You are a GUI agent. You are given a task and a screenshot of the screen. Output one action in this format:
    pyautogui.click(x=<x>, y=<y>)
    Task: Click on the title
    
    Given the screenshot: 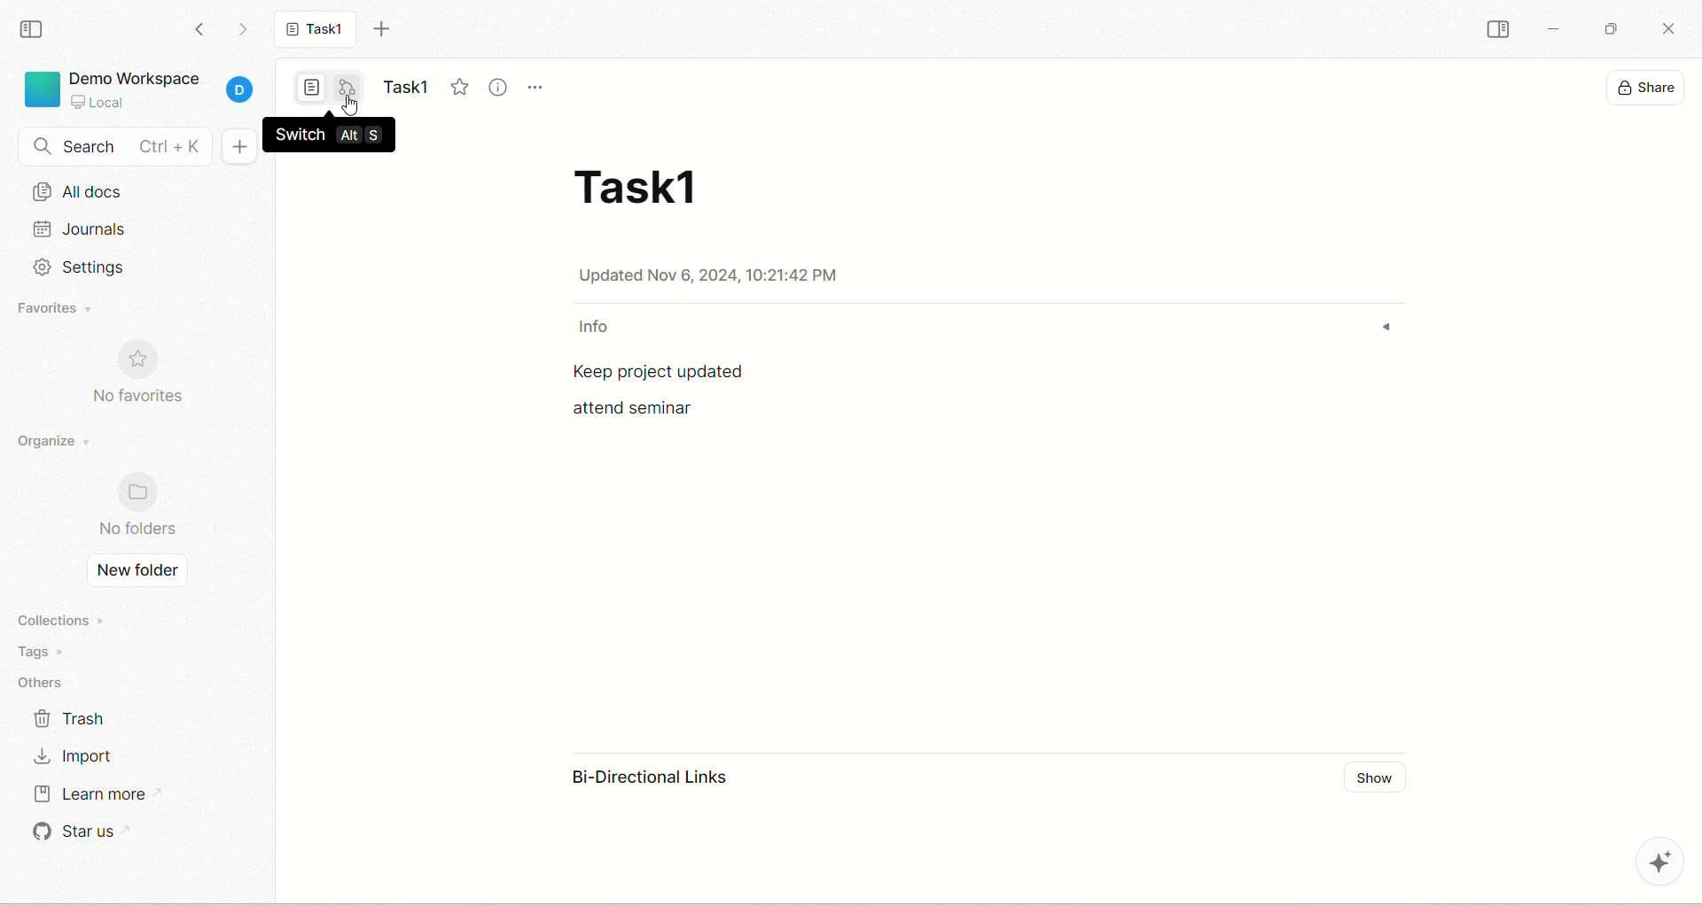 What is the action you would take?
    pyautogui.click(x=405, y=83)
    